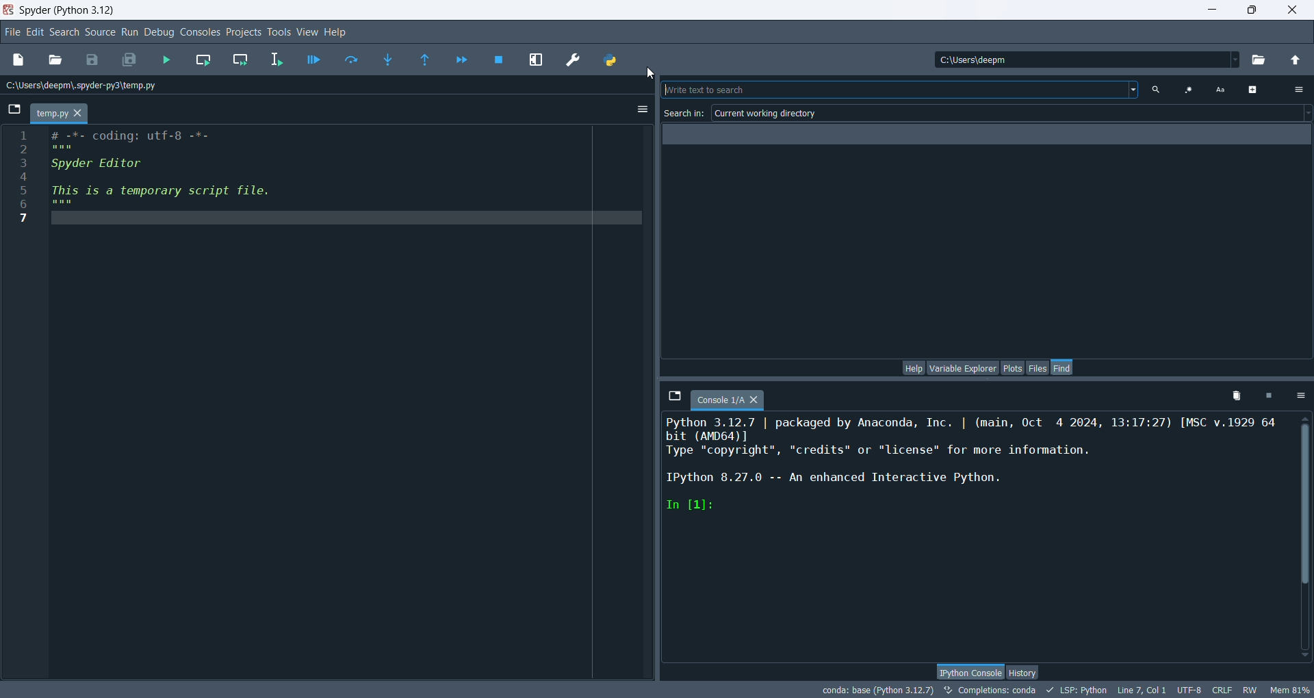 Image resolution: width=1314 pixels, height=698 pixels. Describe the element at coordinates (674, 396) in the screenshot. I see `browse tabs` at that location.